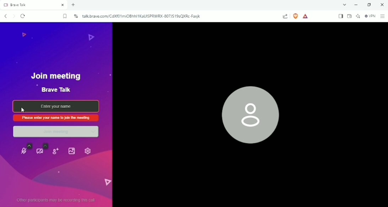 This screenshot has width=388, height=207. What do you see at coordinates (56, 118) in the screenshot?
I see `Please enter your name to join the meeting` at bounding box center [56, 118].